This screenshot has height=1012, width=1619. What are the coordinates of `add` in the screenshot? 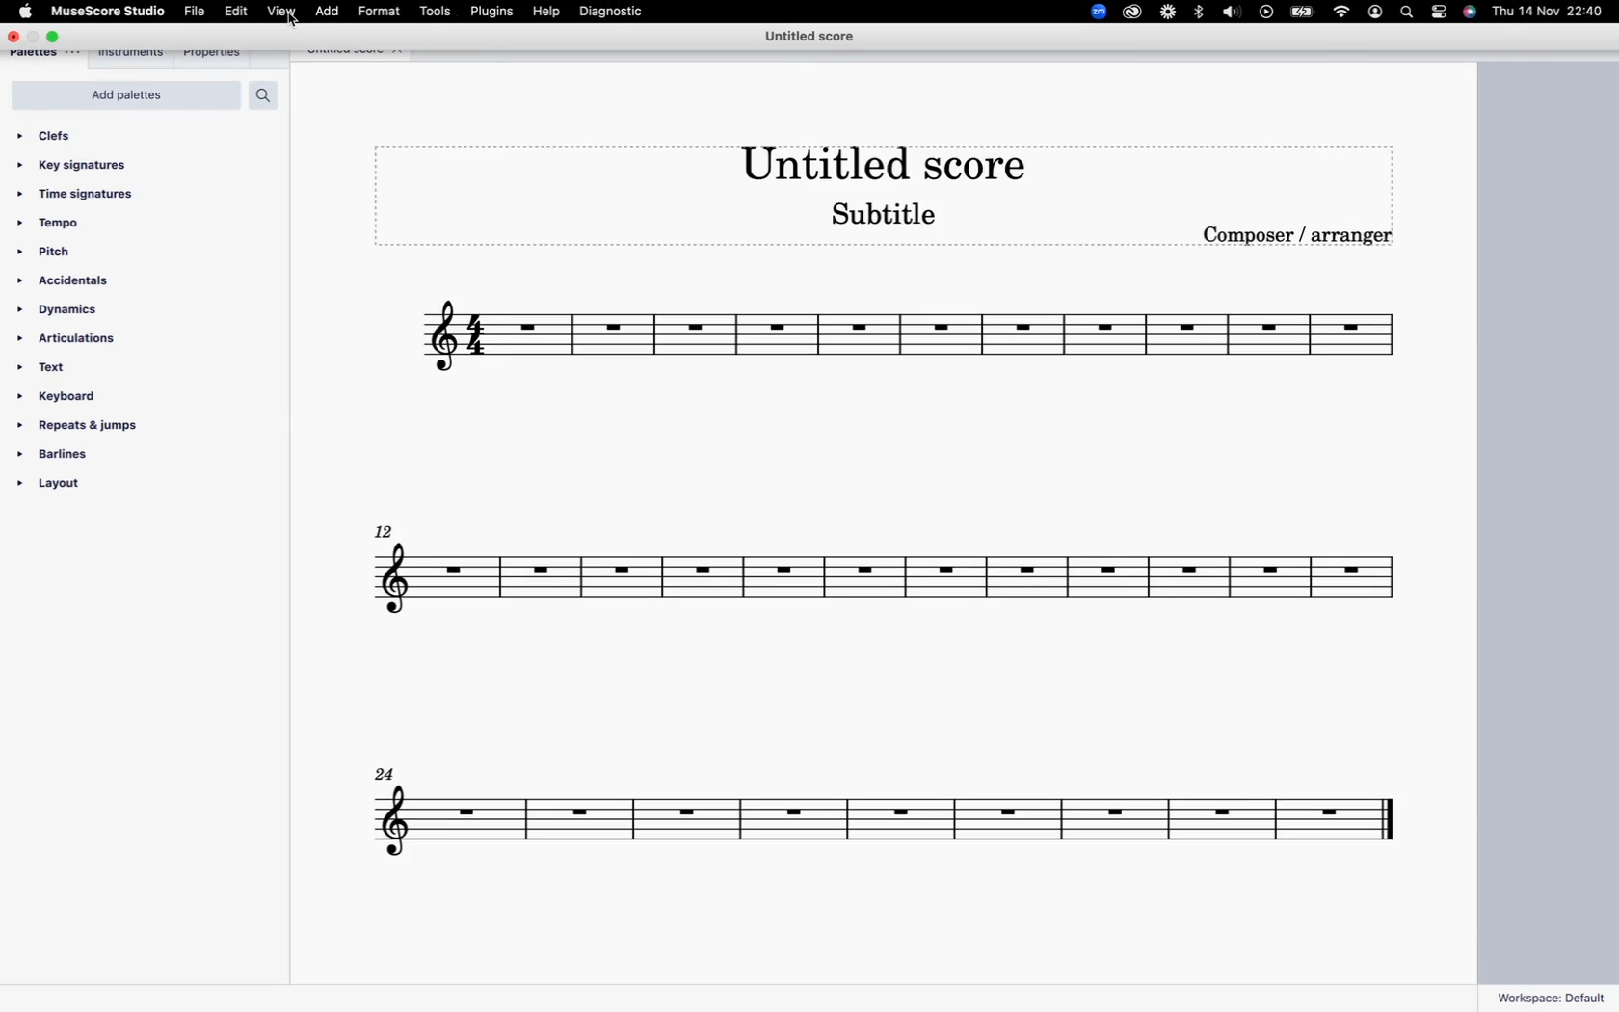 It's located at (328, 12).